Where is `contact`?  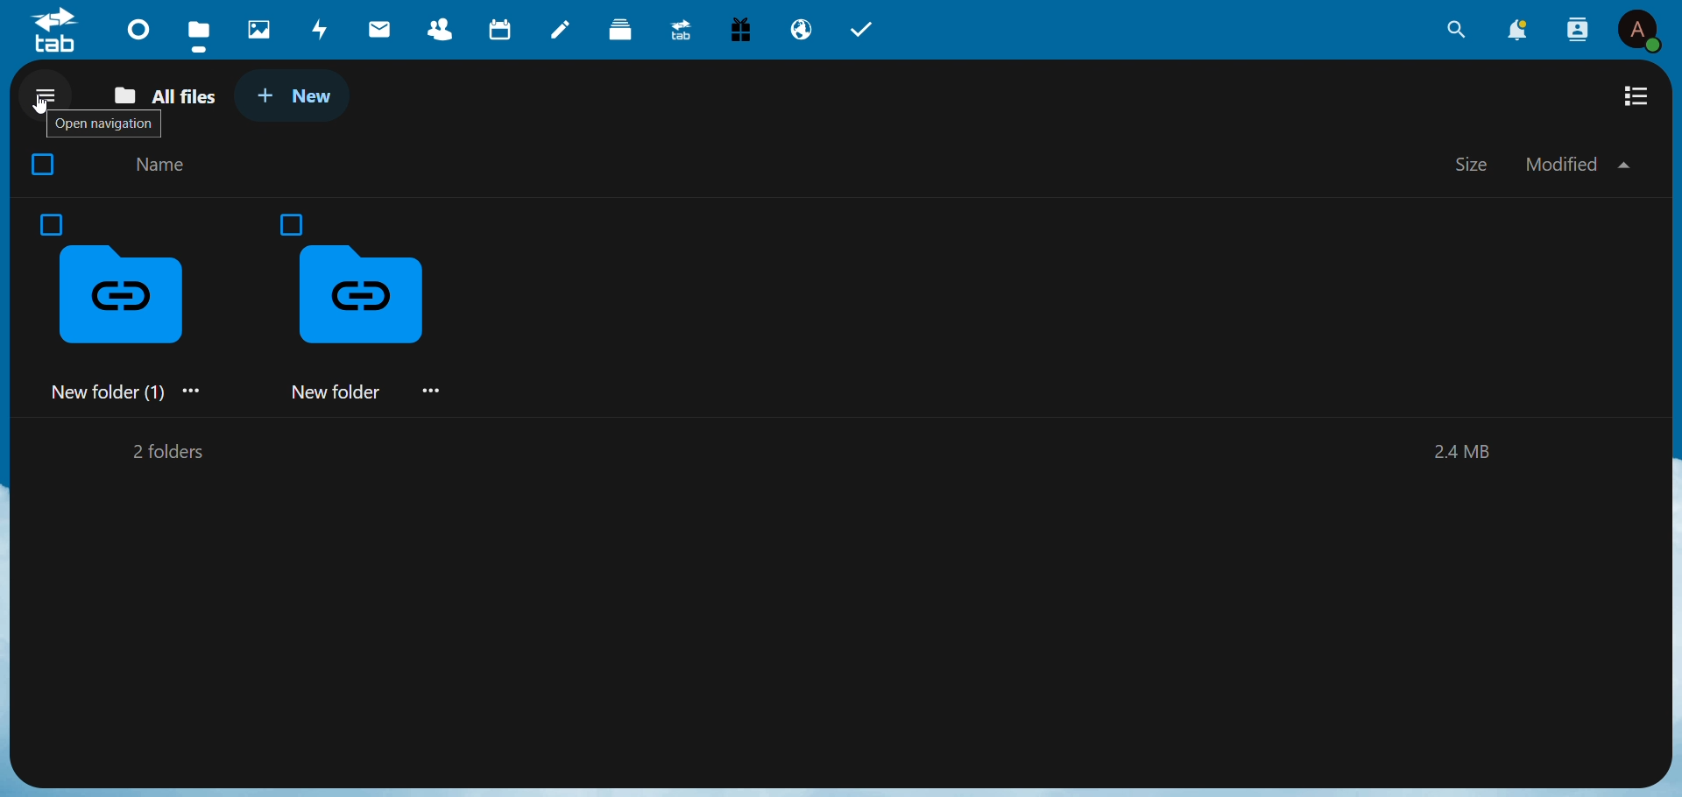
contact is located at coordinates (437, 27).